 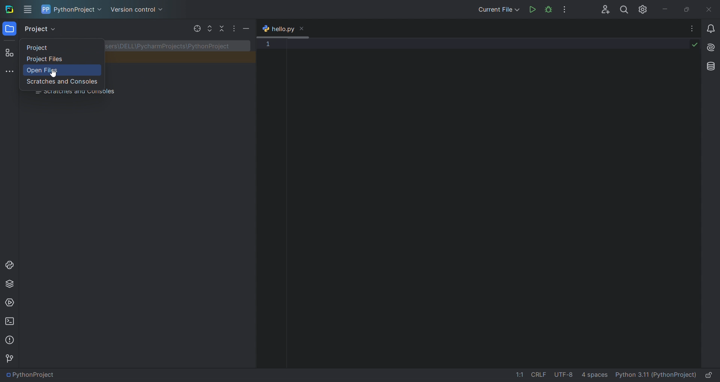 I want to click on options, so click(x=567, y=9).